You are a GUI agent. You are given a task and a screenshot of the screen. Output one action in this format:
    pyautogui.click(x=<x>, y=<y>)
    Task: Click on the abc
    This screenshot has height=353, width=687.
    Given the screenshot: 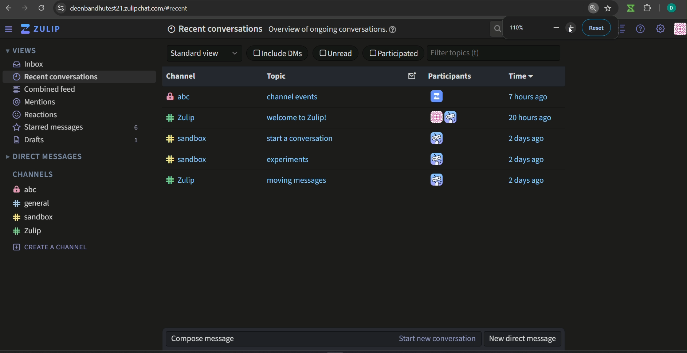 What is the action you would take?
    pyautogui.click(x=180, y=97)
    